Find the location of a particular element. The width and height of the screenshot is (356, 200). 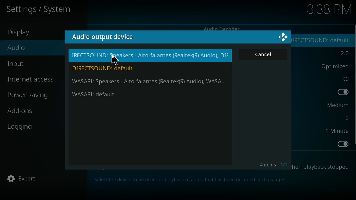

options is located at coordinates (323, 167).